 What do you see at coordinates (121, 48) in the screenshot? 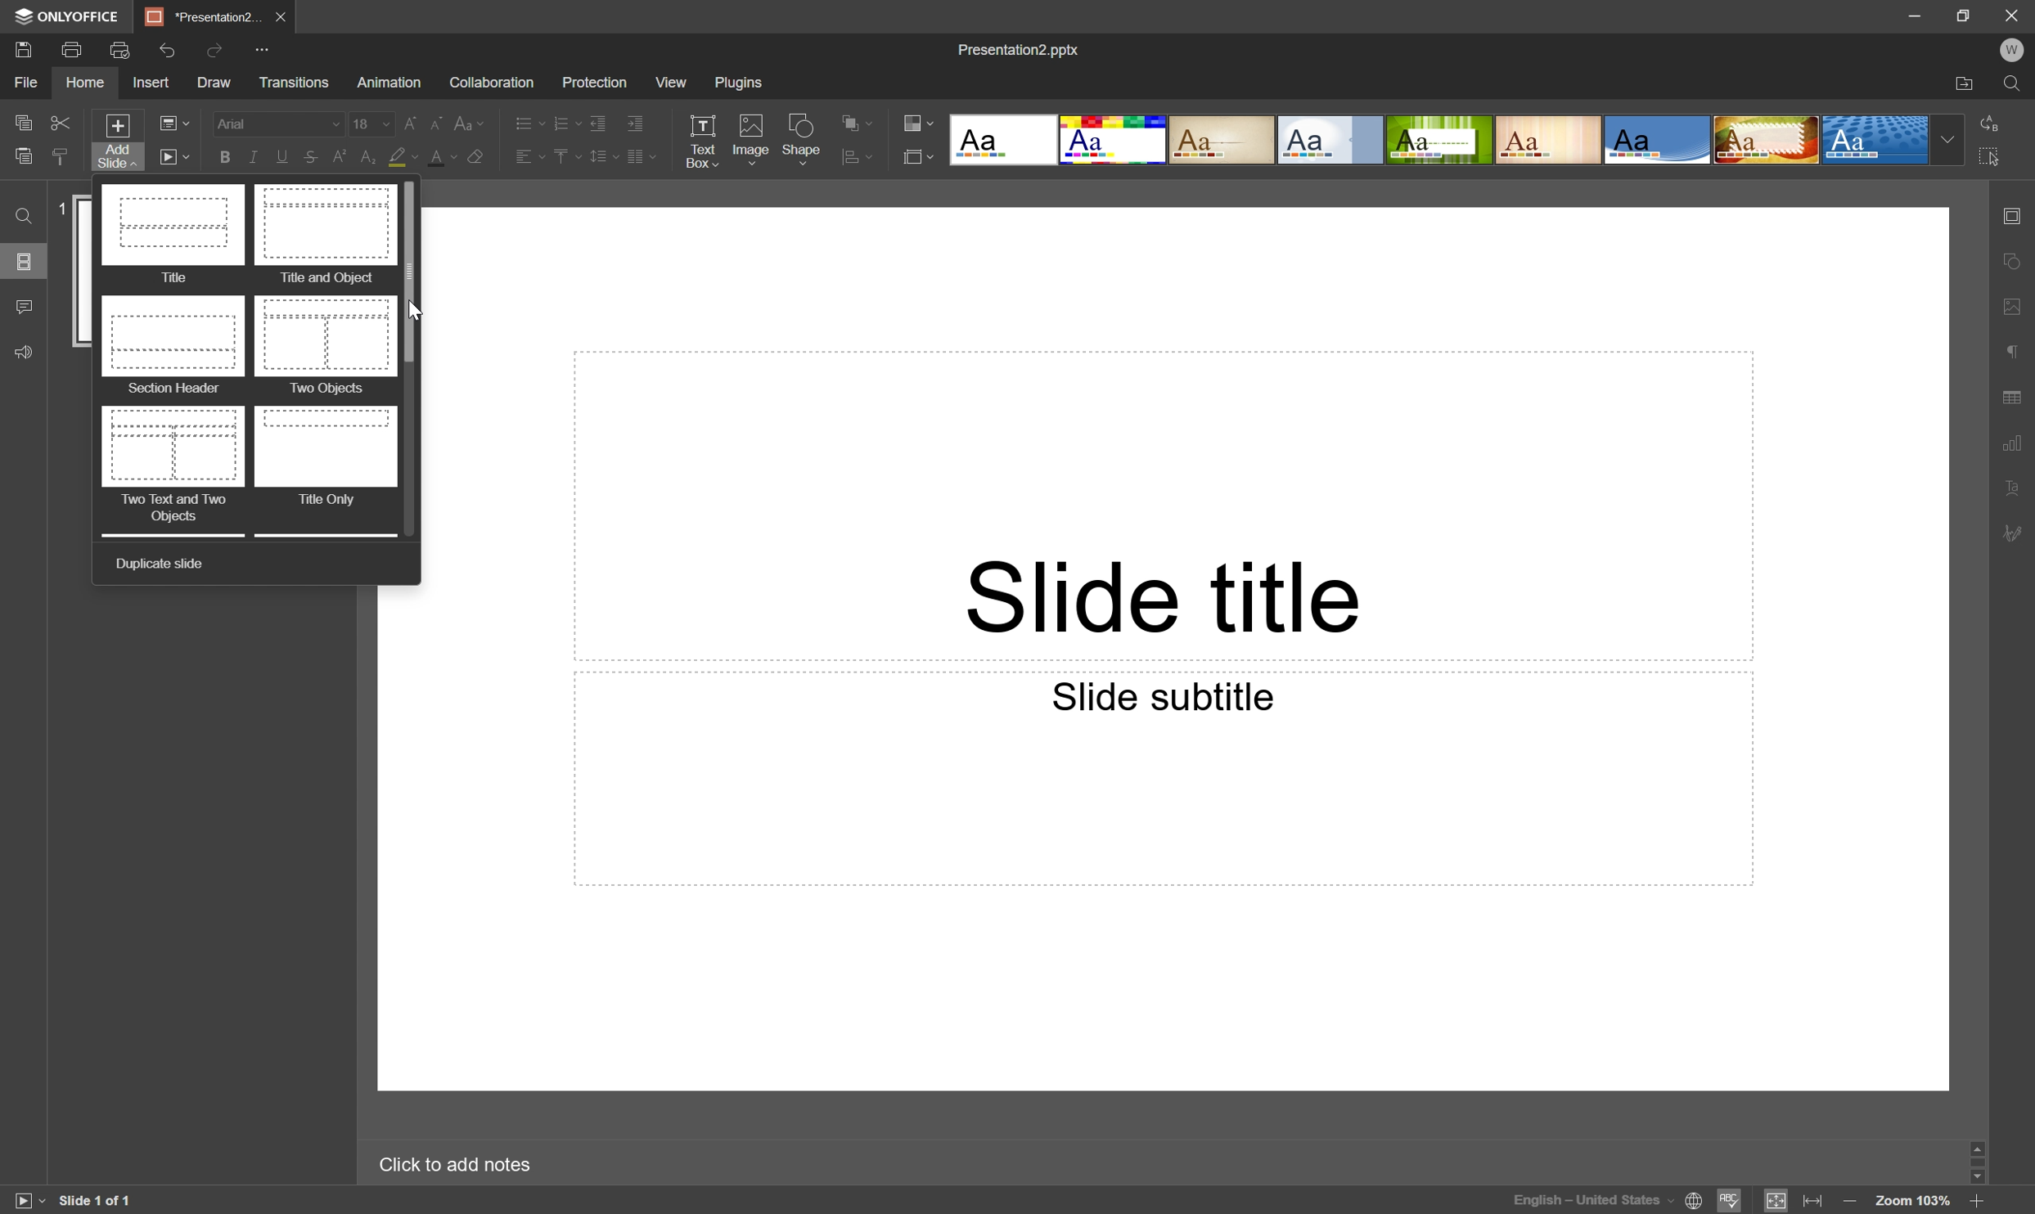
I see `Quick print` at bounding box center [121, 48].